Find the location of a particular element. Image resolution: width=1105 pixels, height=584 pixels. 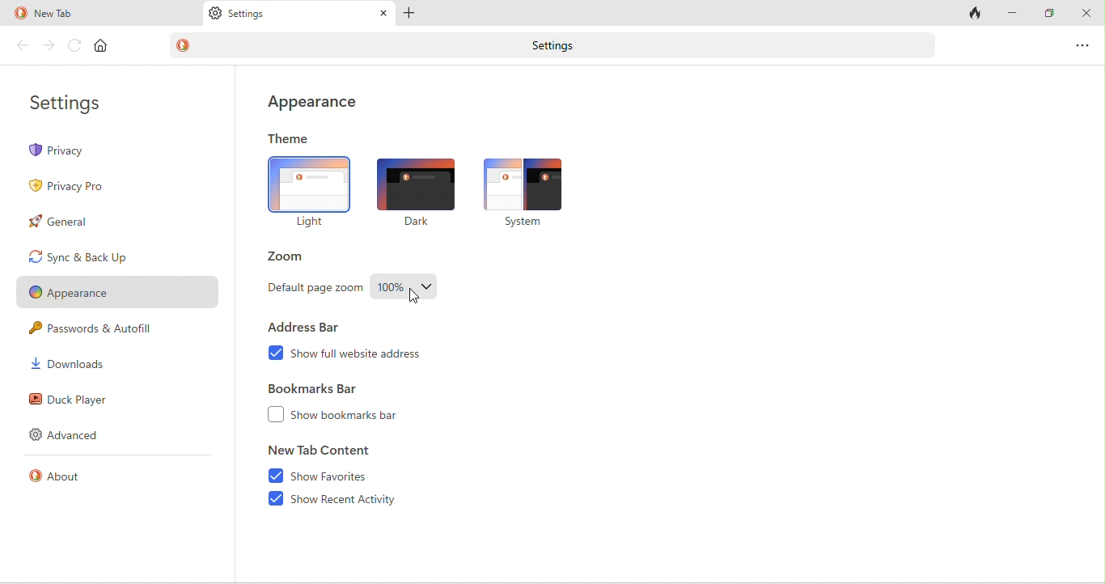

new tab content is located at coordinates (320, 449).